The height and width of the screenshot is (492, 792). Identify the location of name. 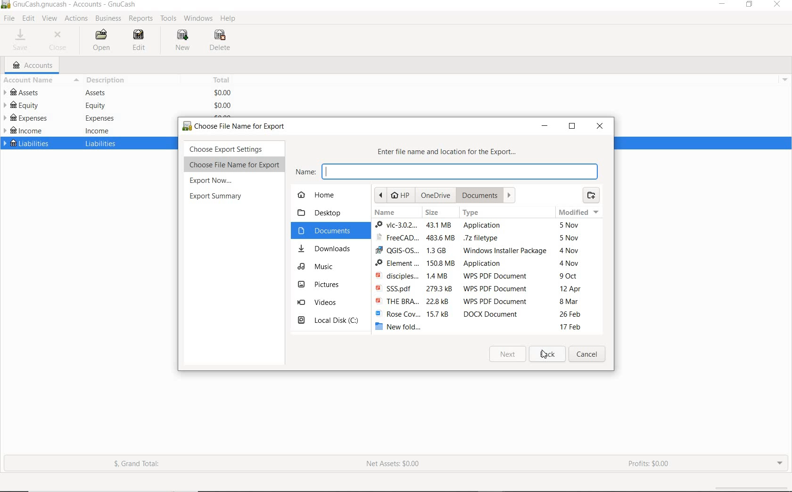
(448, 171).